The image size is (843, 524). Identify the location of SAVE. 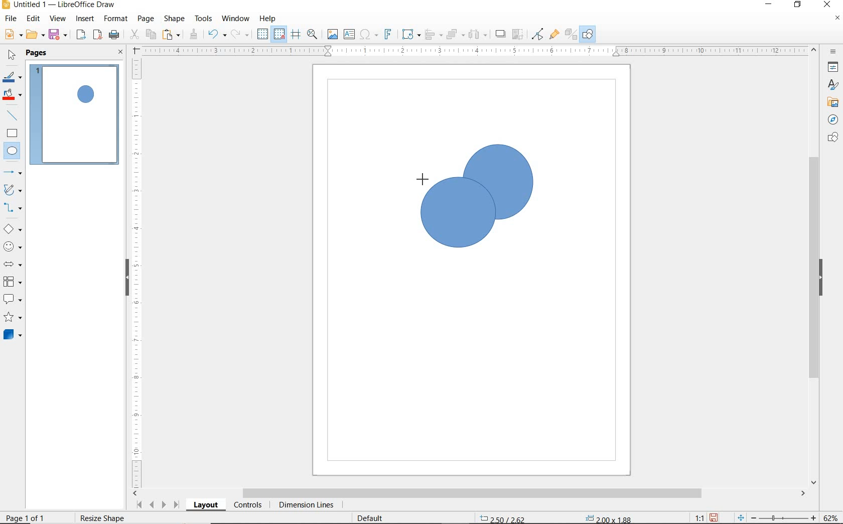
(59, 35).